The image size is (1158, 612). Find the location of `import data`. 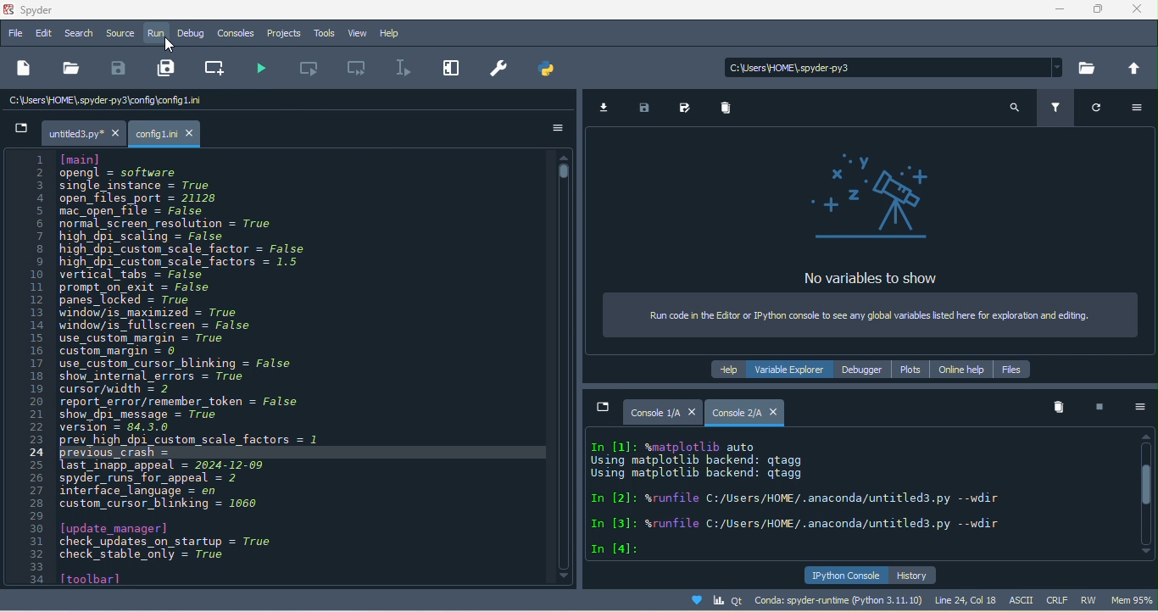

import data is located at coordinates (609, 111).